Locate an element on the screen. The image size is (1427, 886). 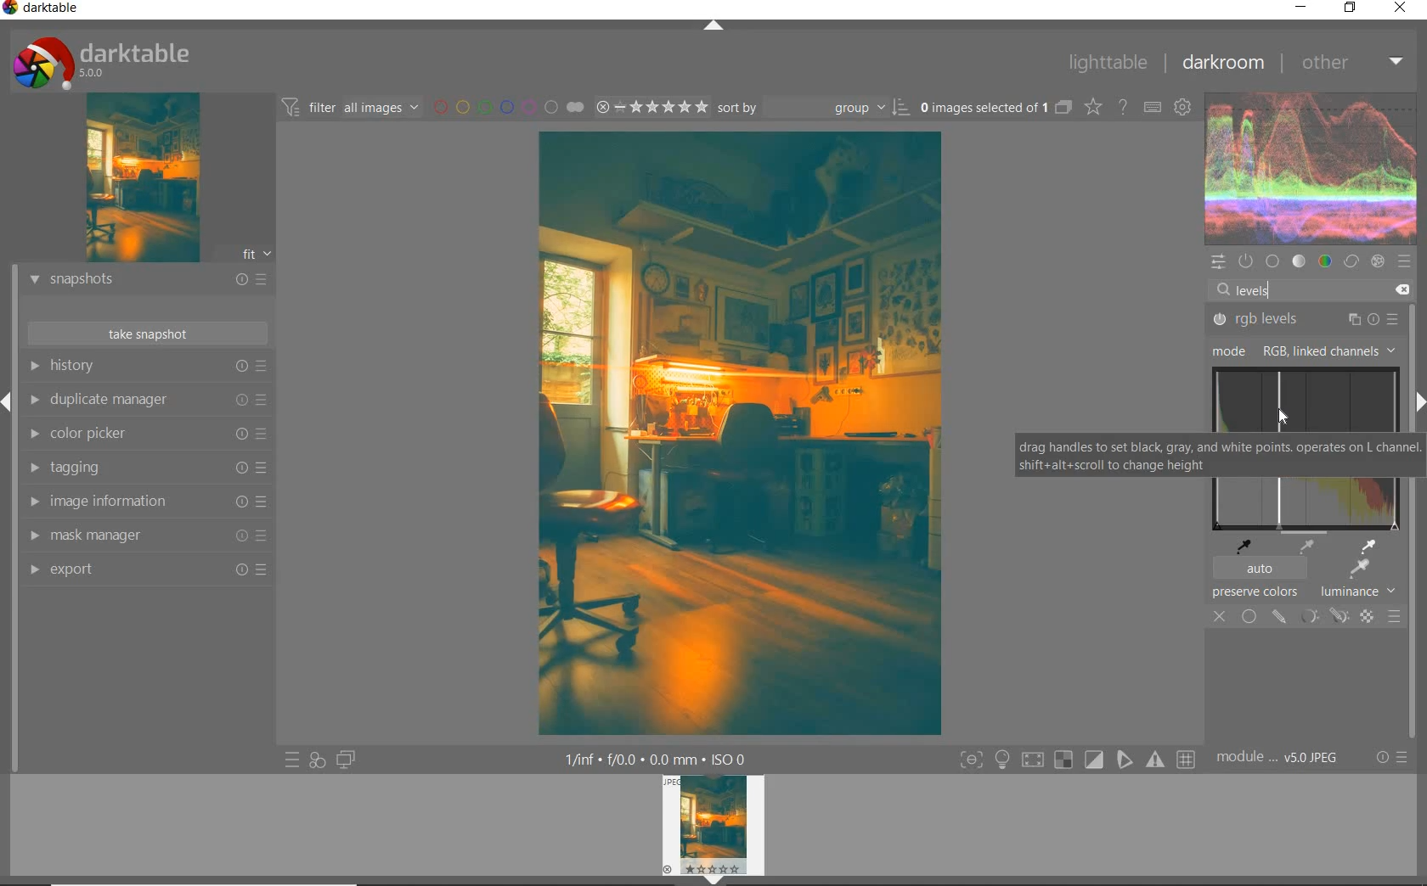
quick access panel is located at coordinates (1216, 262).